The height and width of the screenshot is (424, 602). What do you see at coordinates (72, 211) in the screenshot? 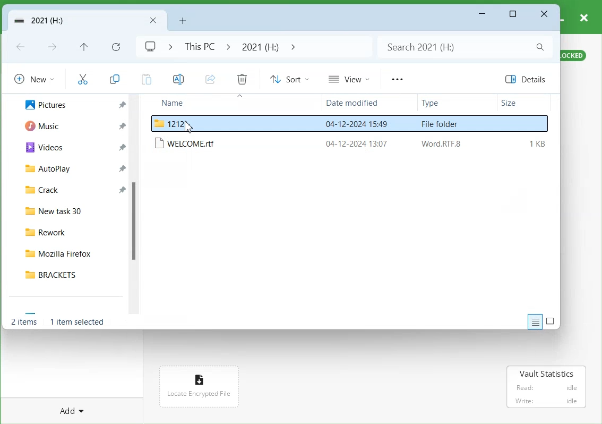
I see `New task 30` at bounding box center [72, 211].